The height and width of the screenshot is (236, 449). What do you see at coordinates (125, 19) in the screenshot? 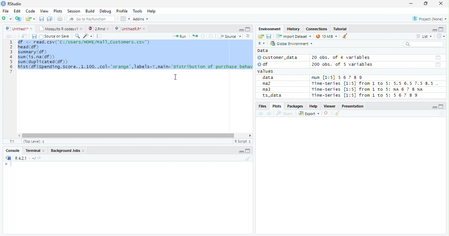
I see `Workplace panes` at bounding box center [125, 19].